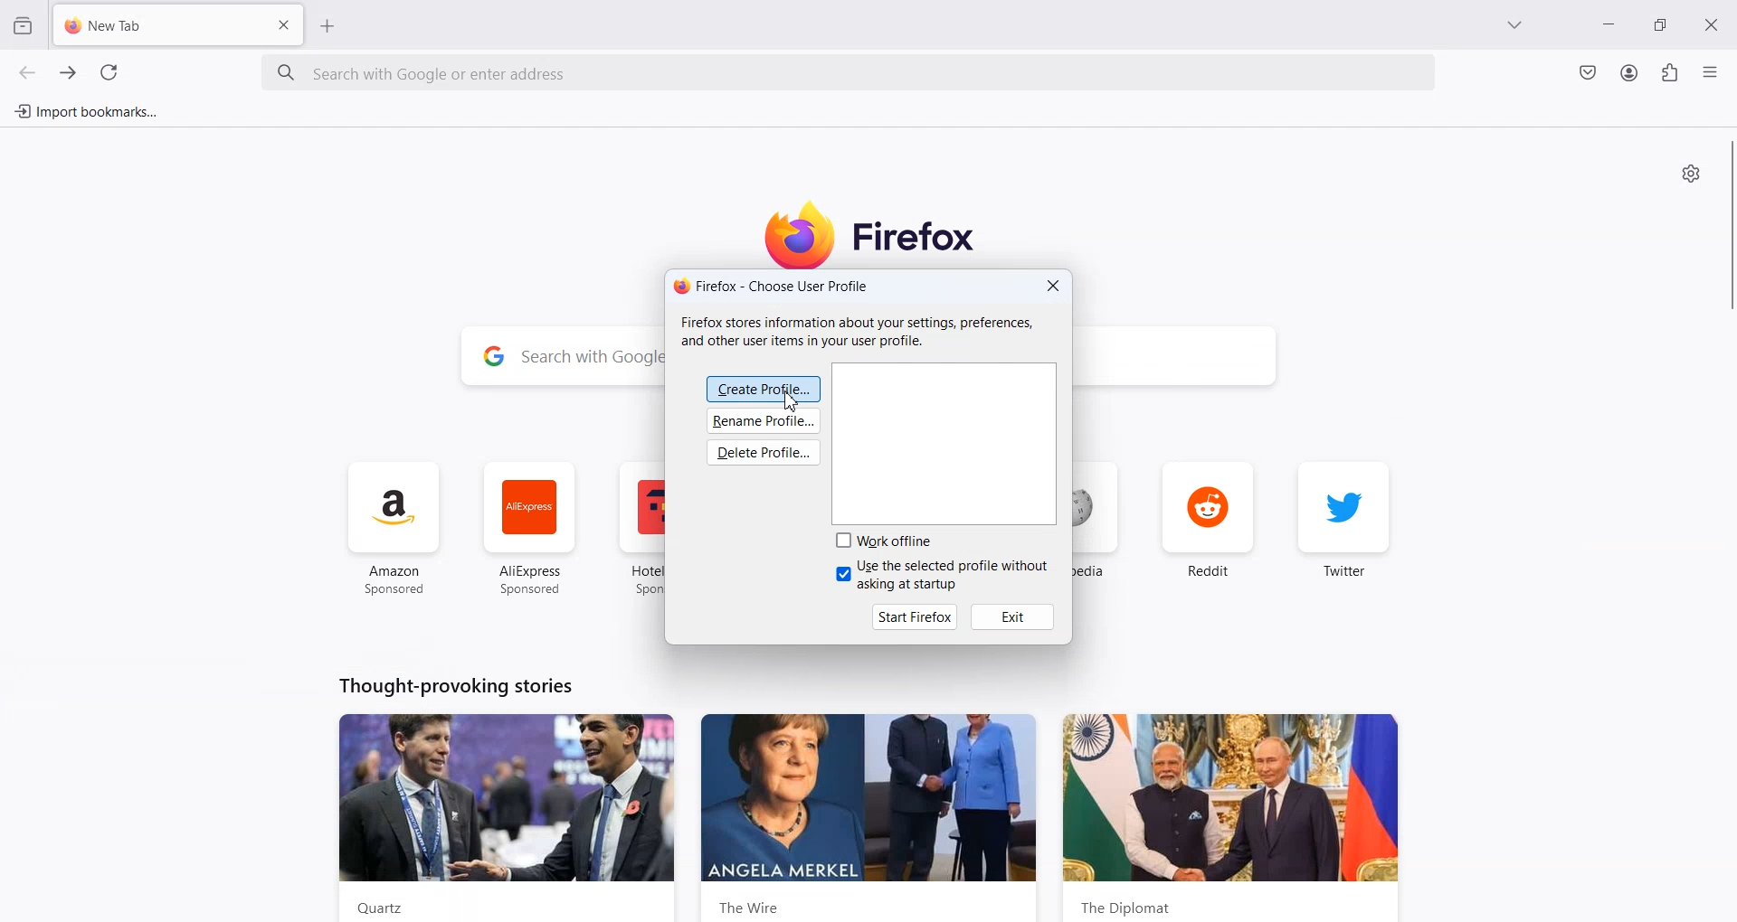 The width and height of the screenshot is (1737, 922). I want to click on Personalize new tab , so click(1691, 173).